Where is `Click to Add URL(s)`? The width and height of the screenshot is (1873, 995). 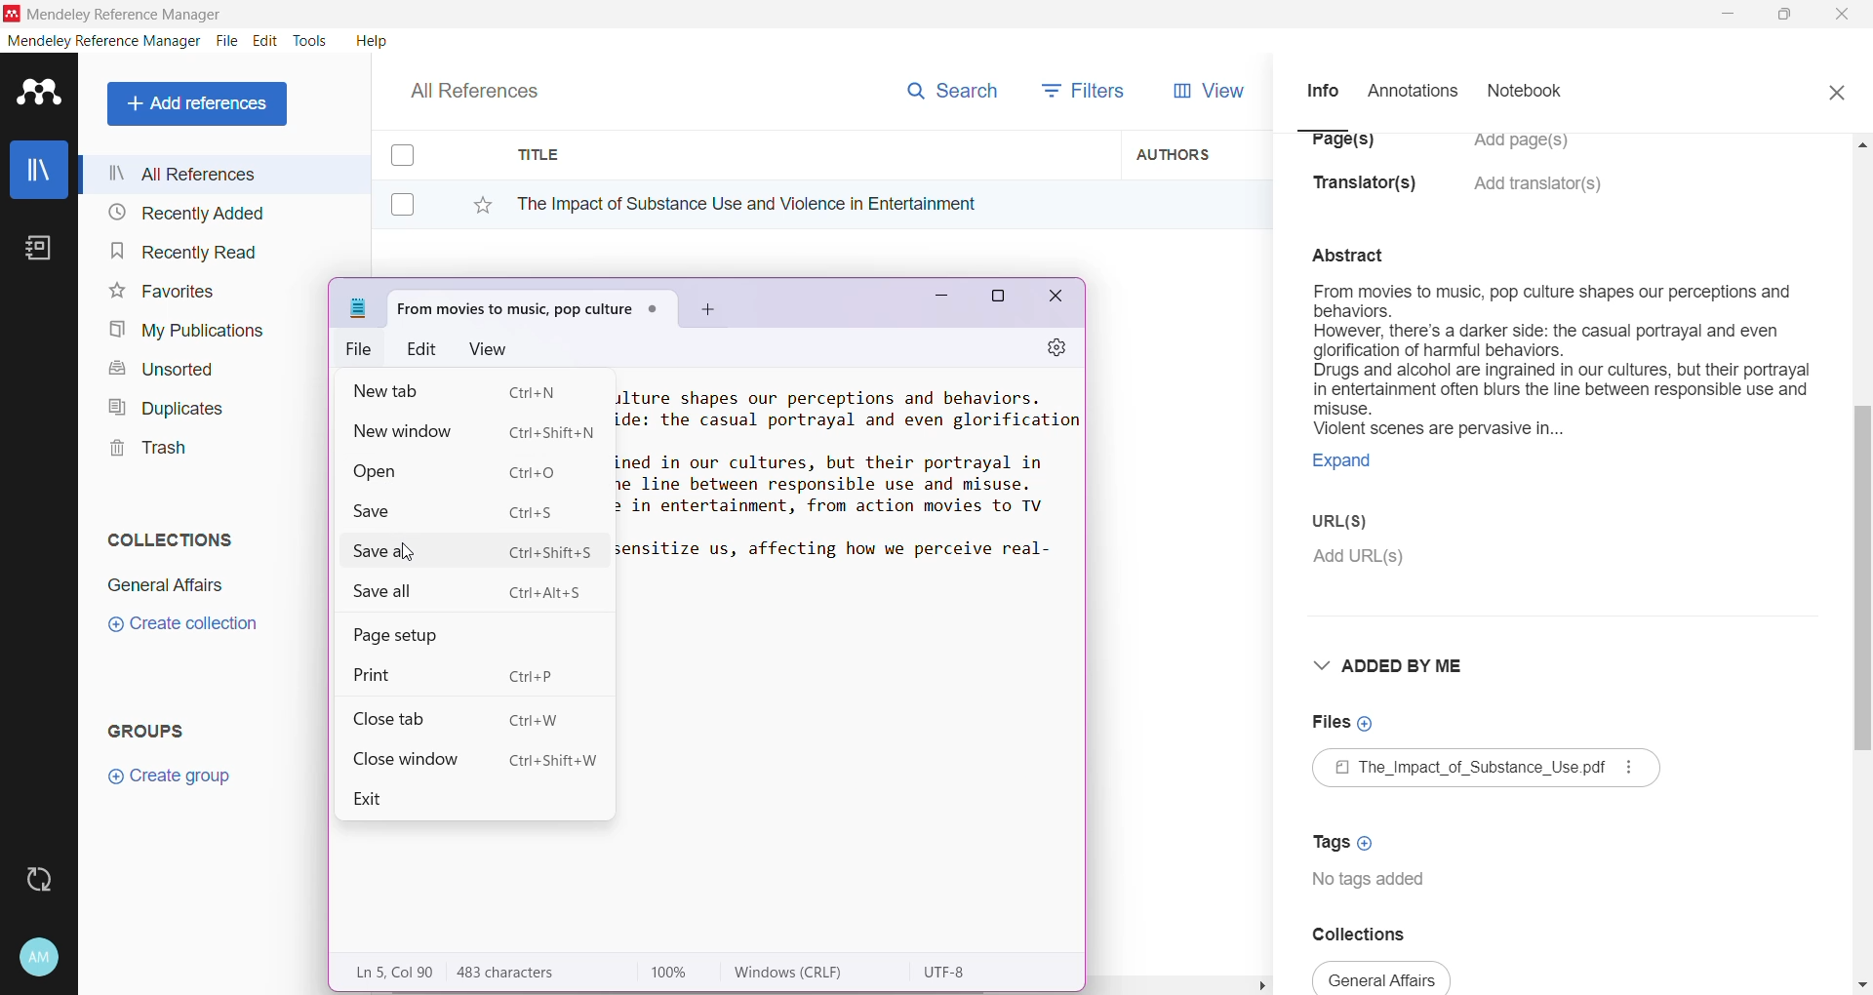
Click to Add URL(s) is located at coordinates (1361, 559).